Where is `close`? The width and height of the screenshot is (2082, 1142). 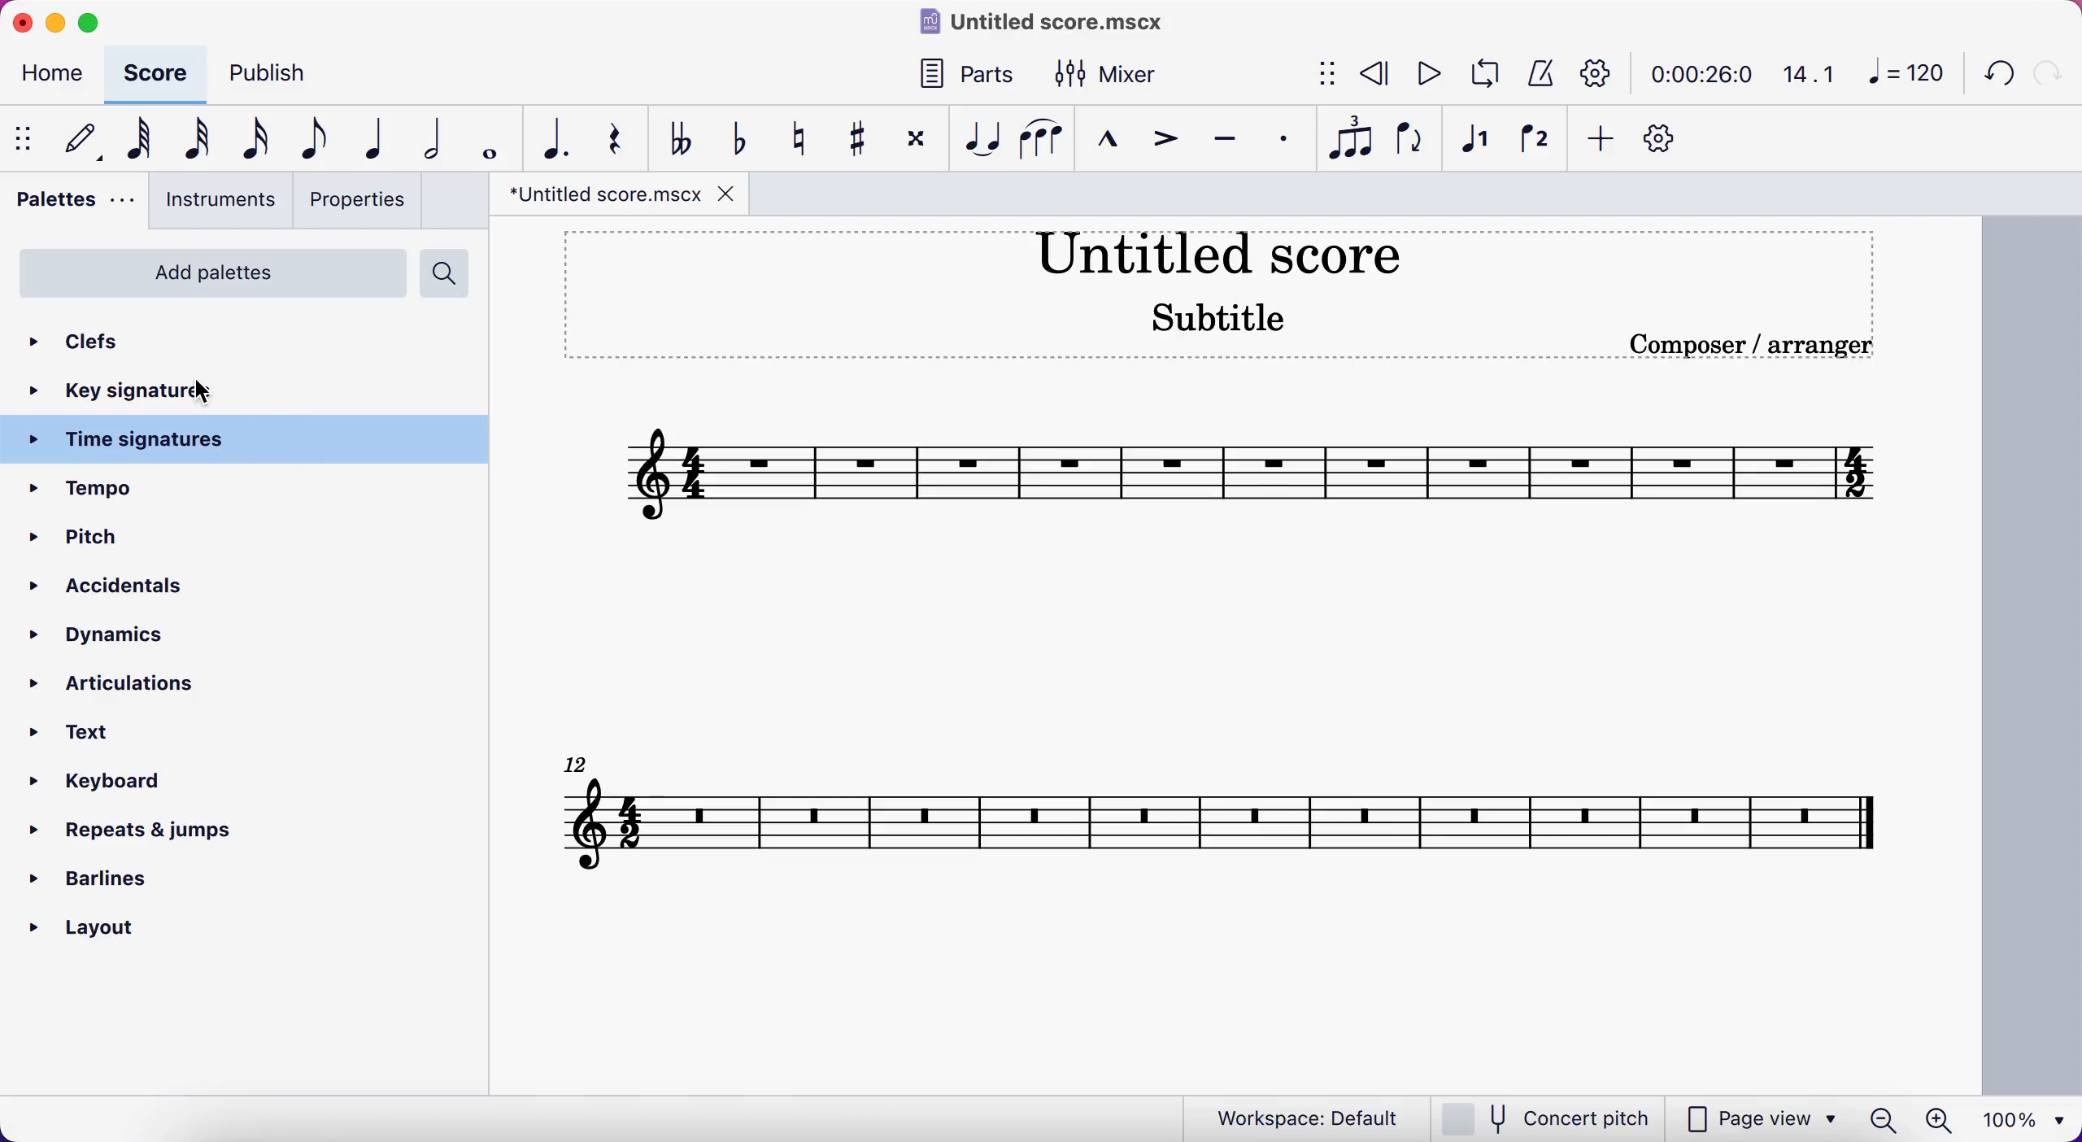 close is located at coordinates (22, 22).